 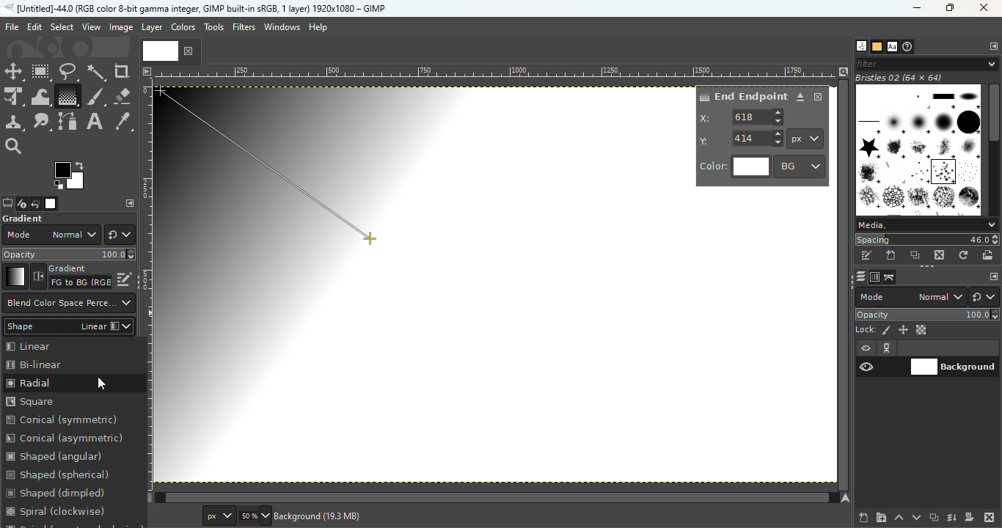 What do you see at coordinates (216, 516) in the screenshot?
I see `Ruler measurement` at bounding box center [216, 516].